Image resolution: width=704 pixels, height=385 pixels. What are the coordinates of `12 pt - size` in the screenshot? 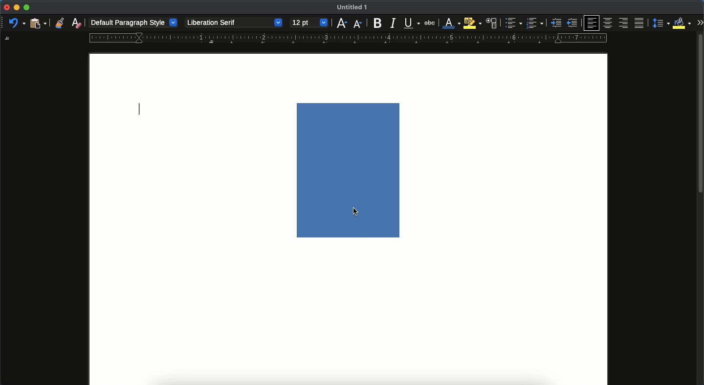 It's located at (308, 22).